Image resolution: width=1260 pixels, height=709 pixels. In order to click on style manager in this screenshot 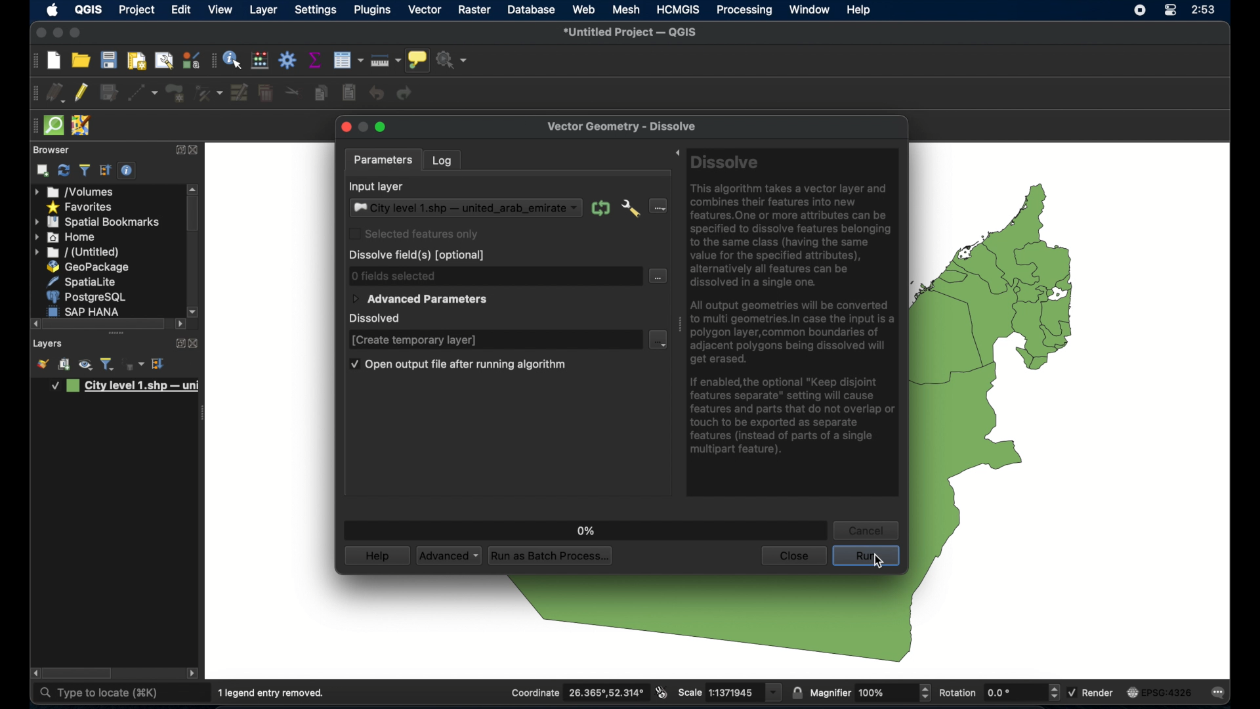, I will do `click(190, 60)`.